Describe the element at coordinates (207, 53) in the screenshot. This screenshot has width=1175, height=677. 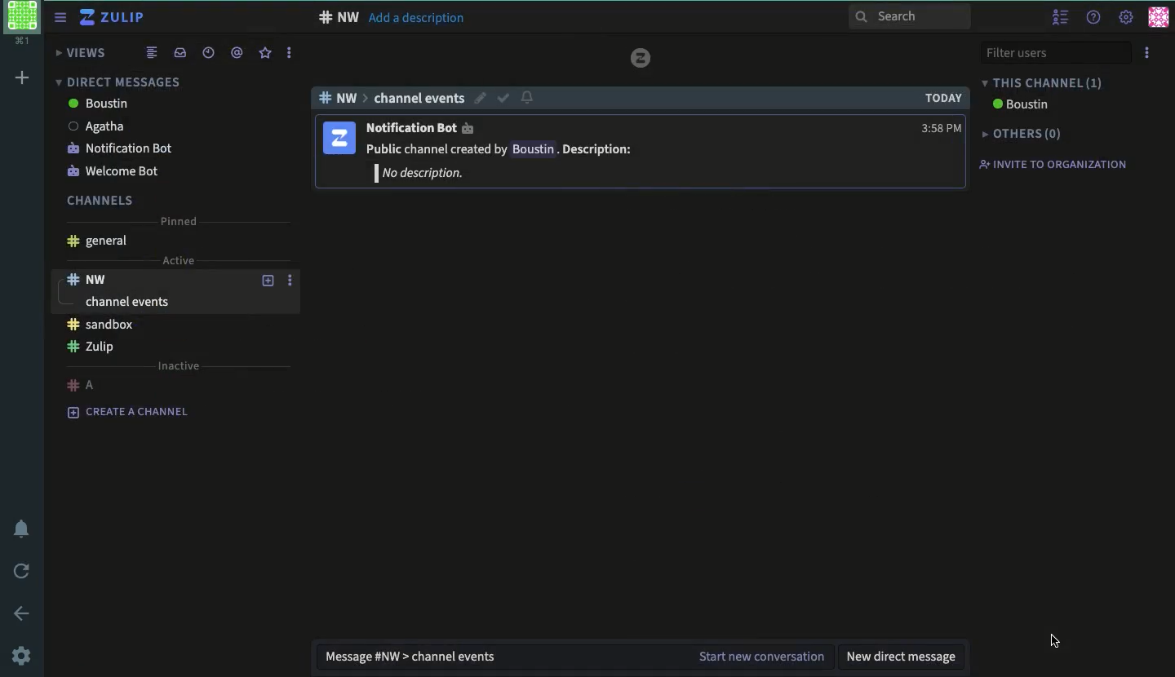
I see `recent conversation` at that location.